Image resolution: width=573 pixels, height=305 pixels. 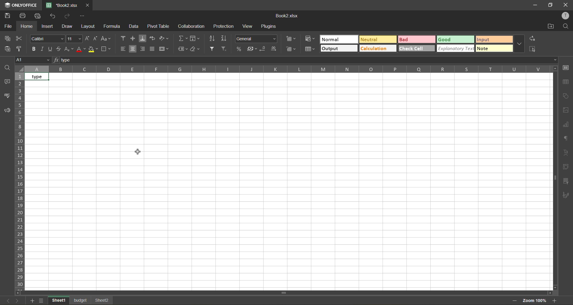 I want to click on Book2.xlsx, so click(x=61, y=5).